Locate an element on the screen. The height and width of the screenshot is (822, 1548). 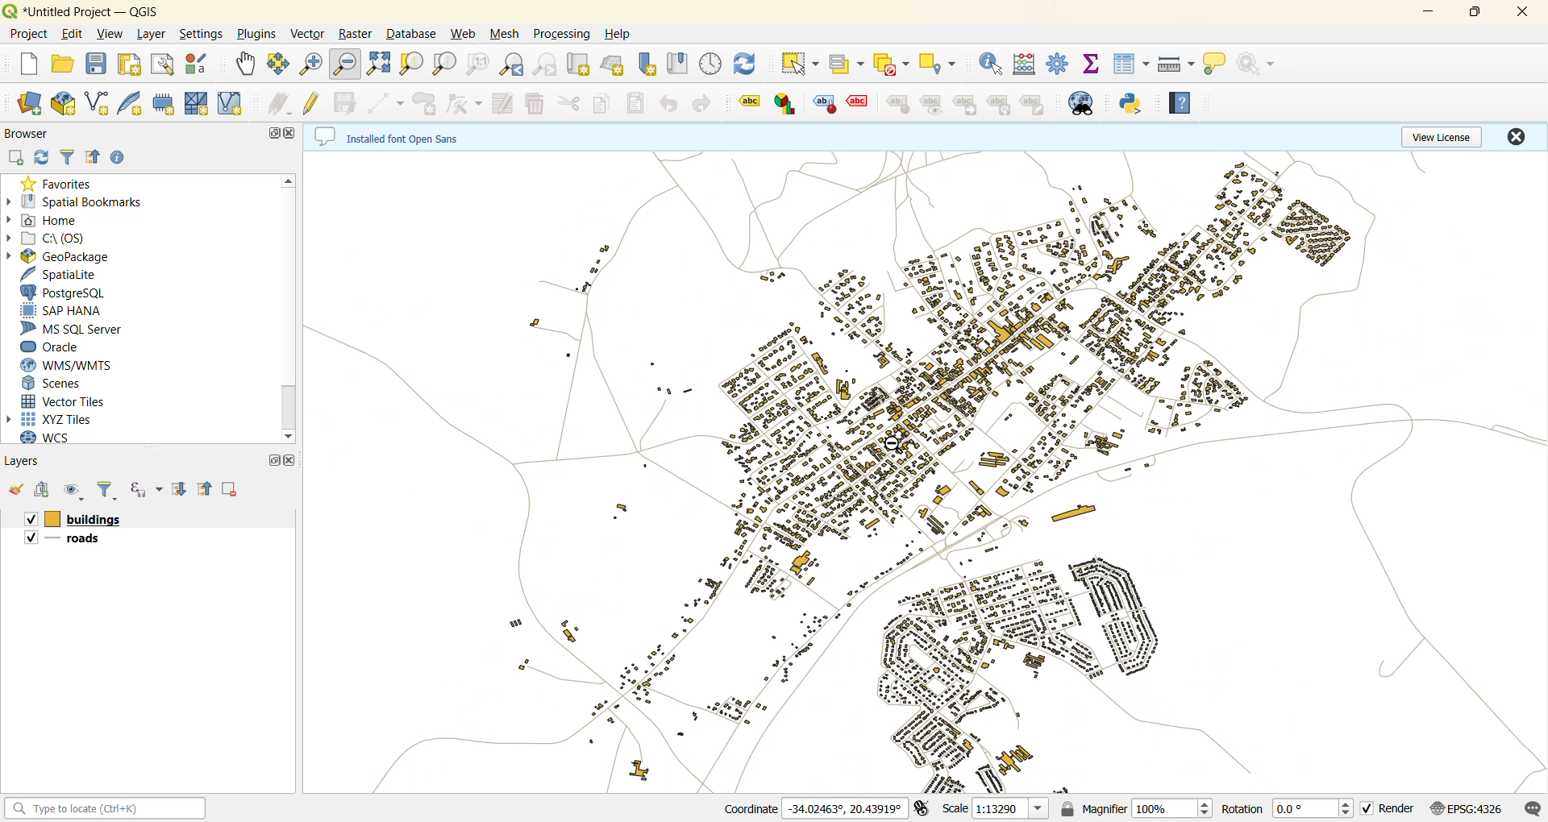
processing is located at coordinates (564, 36).